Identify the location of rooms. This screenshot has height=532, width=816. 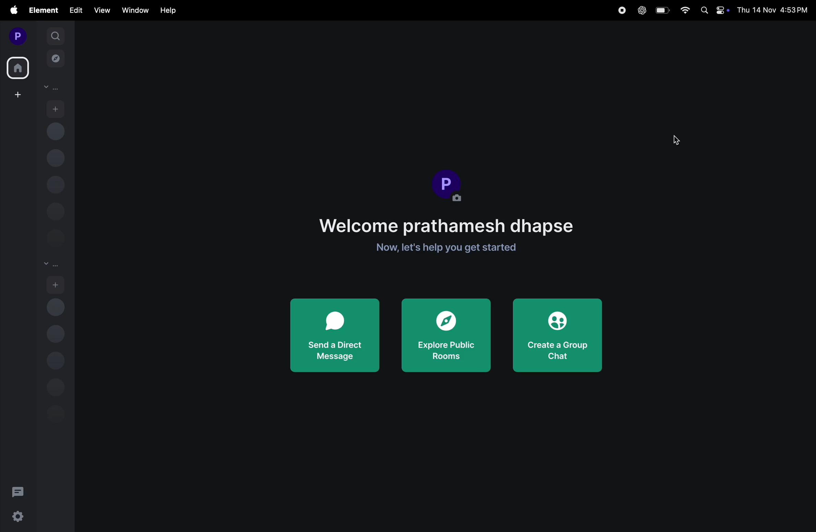
(51, 263).